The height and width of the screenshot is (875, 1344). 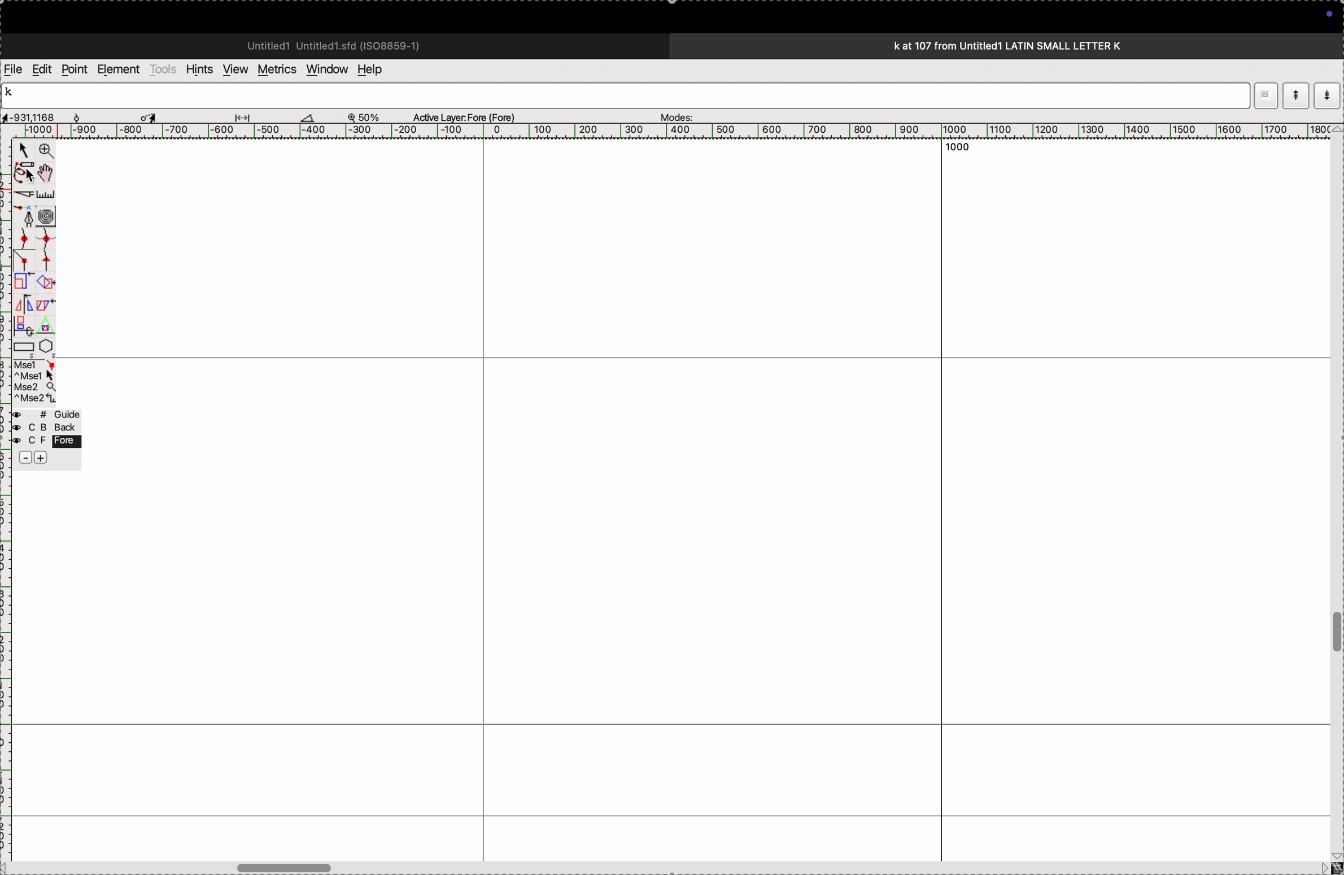 I want to click on zoom, so click(x=369, y=116).